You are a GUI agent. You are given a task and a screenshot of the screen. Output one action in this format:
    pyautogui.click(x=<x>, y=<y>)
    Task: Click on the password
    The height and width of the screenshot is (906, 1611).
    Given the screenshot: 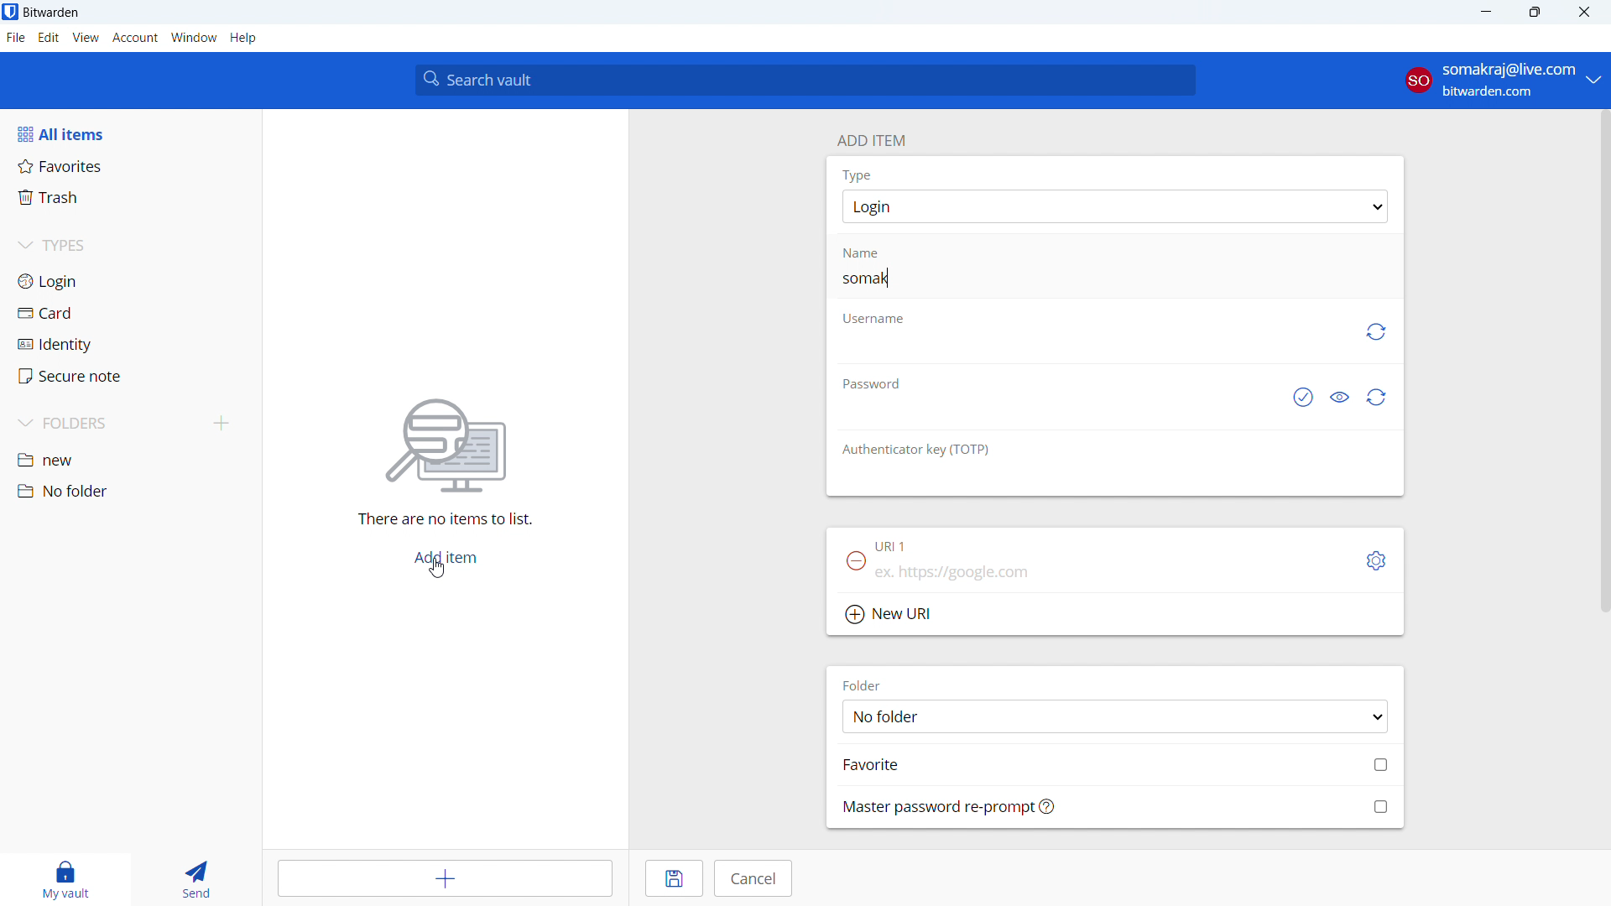 What is the action you would take?
    pyautogui.click(x=870, y=382)
    